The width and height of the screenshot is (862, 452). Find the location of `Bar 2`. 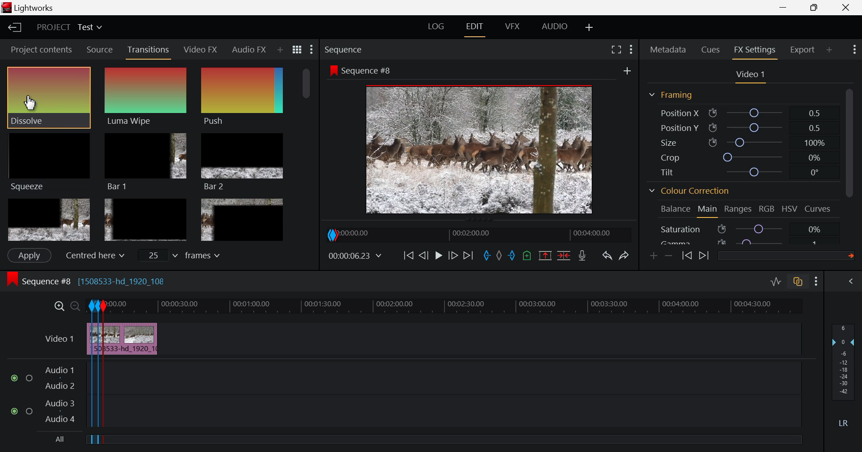

Bar 2 is located at coordinates (243, 161).